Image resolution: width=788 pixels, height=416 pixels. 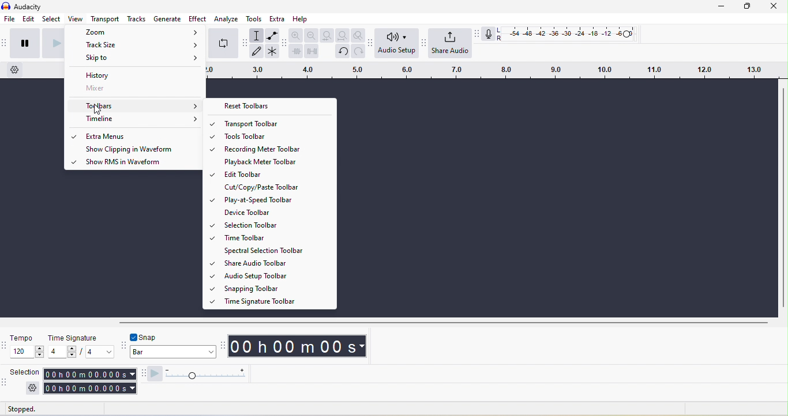 What do you see at coordinates (27, 351) in the screenshot?
I see `set tempo` at bounding box center [27, 351].